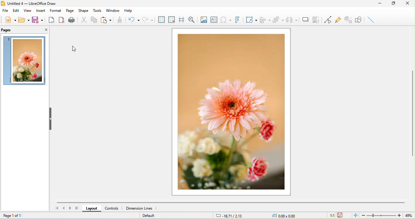 The height and width of the screenshot is (219, 415). Describe the element at coordinates (38, 21) in the screenshot. I see `save` at that location.